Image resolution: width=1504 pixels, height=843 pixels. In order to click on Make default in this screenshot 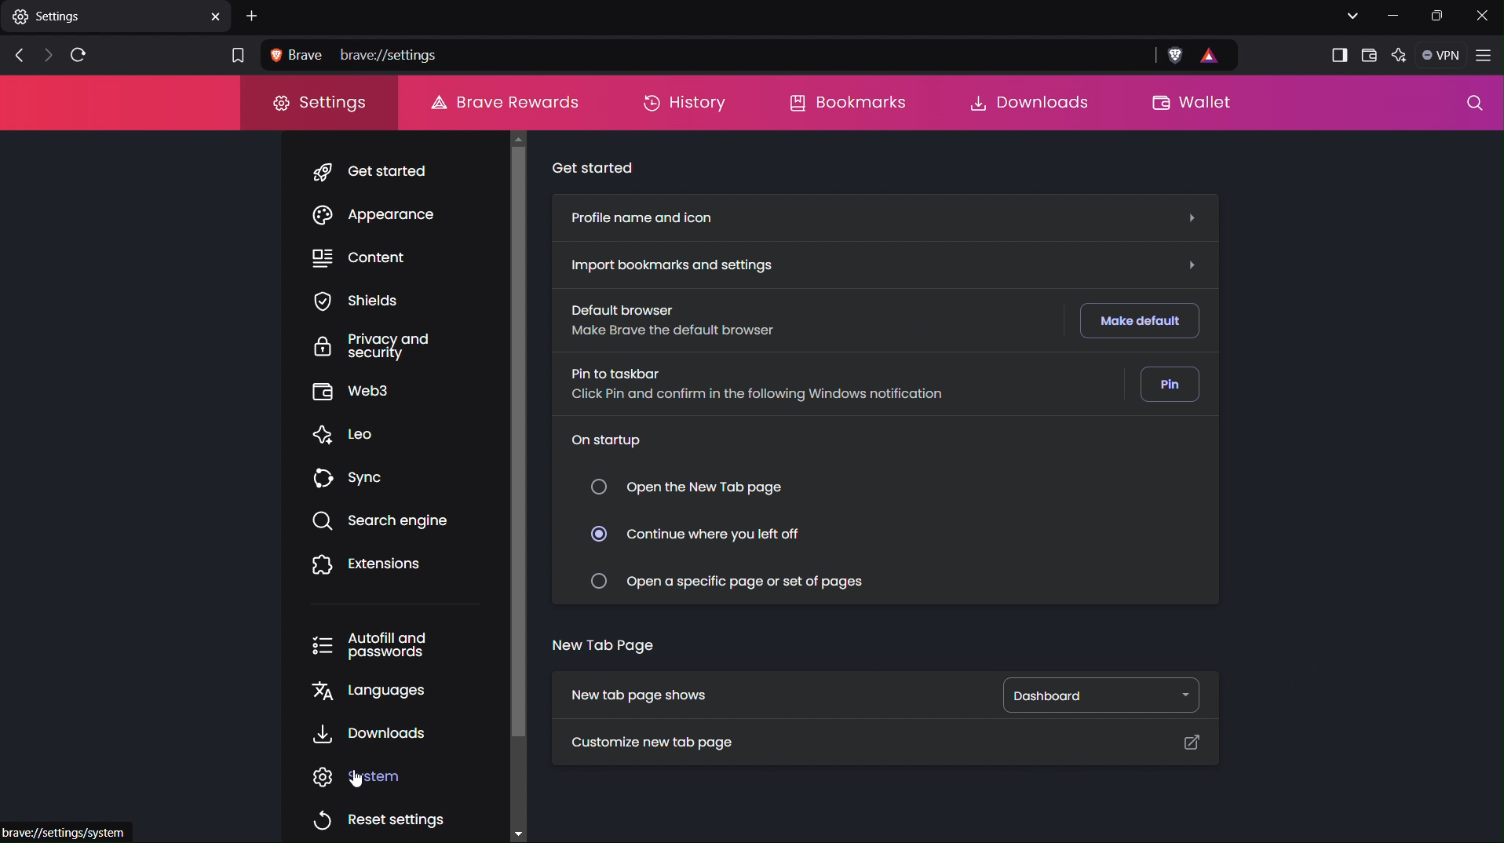, I will do `click(1136, 323)`.